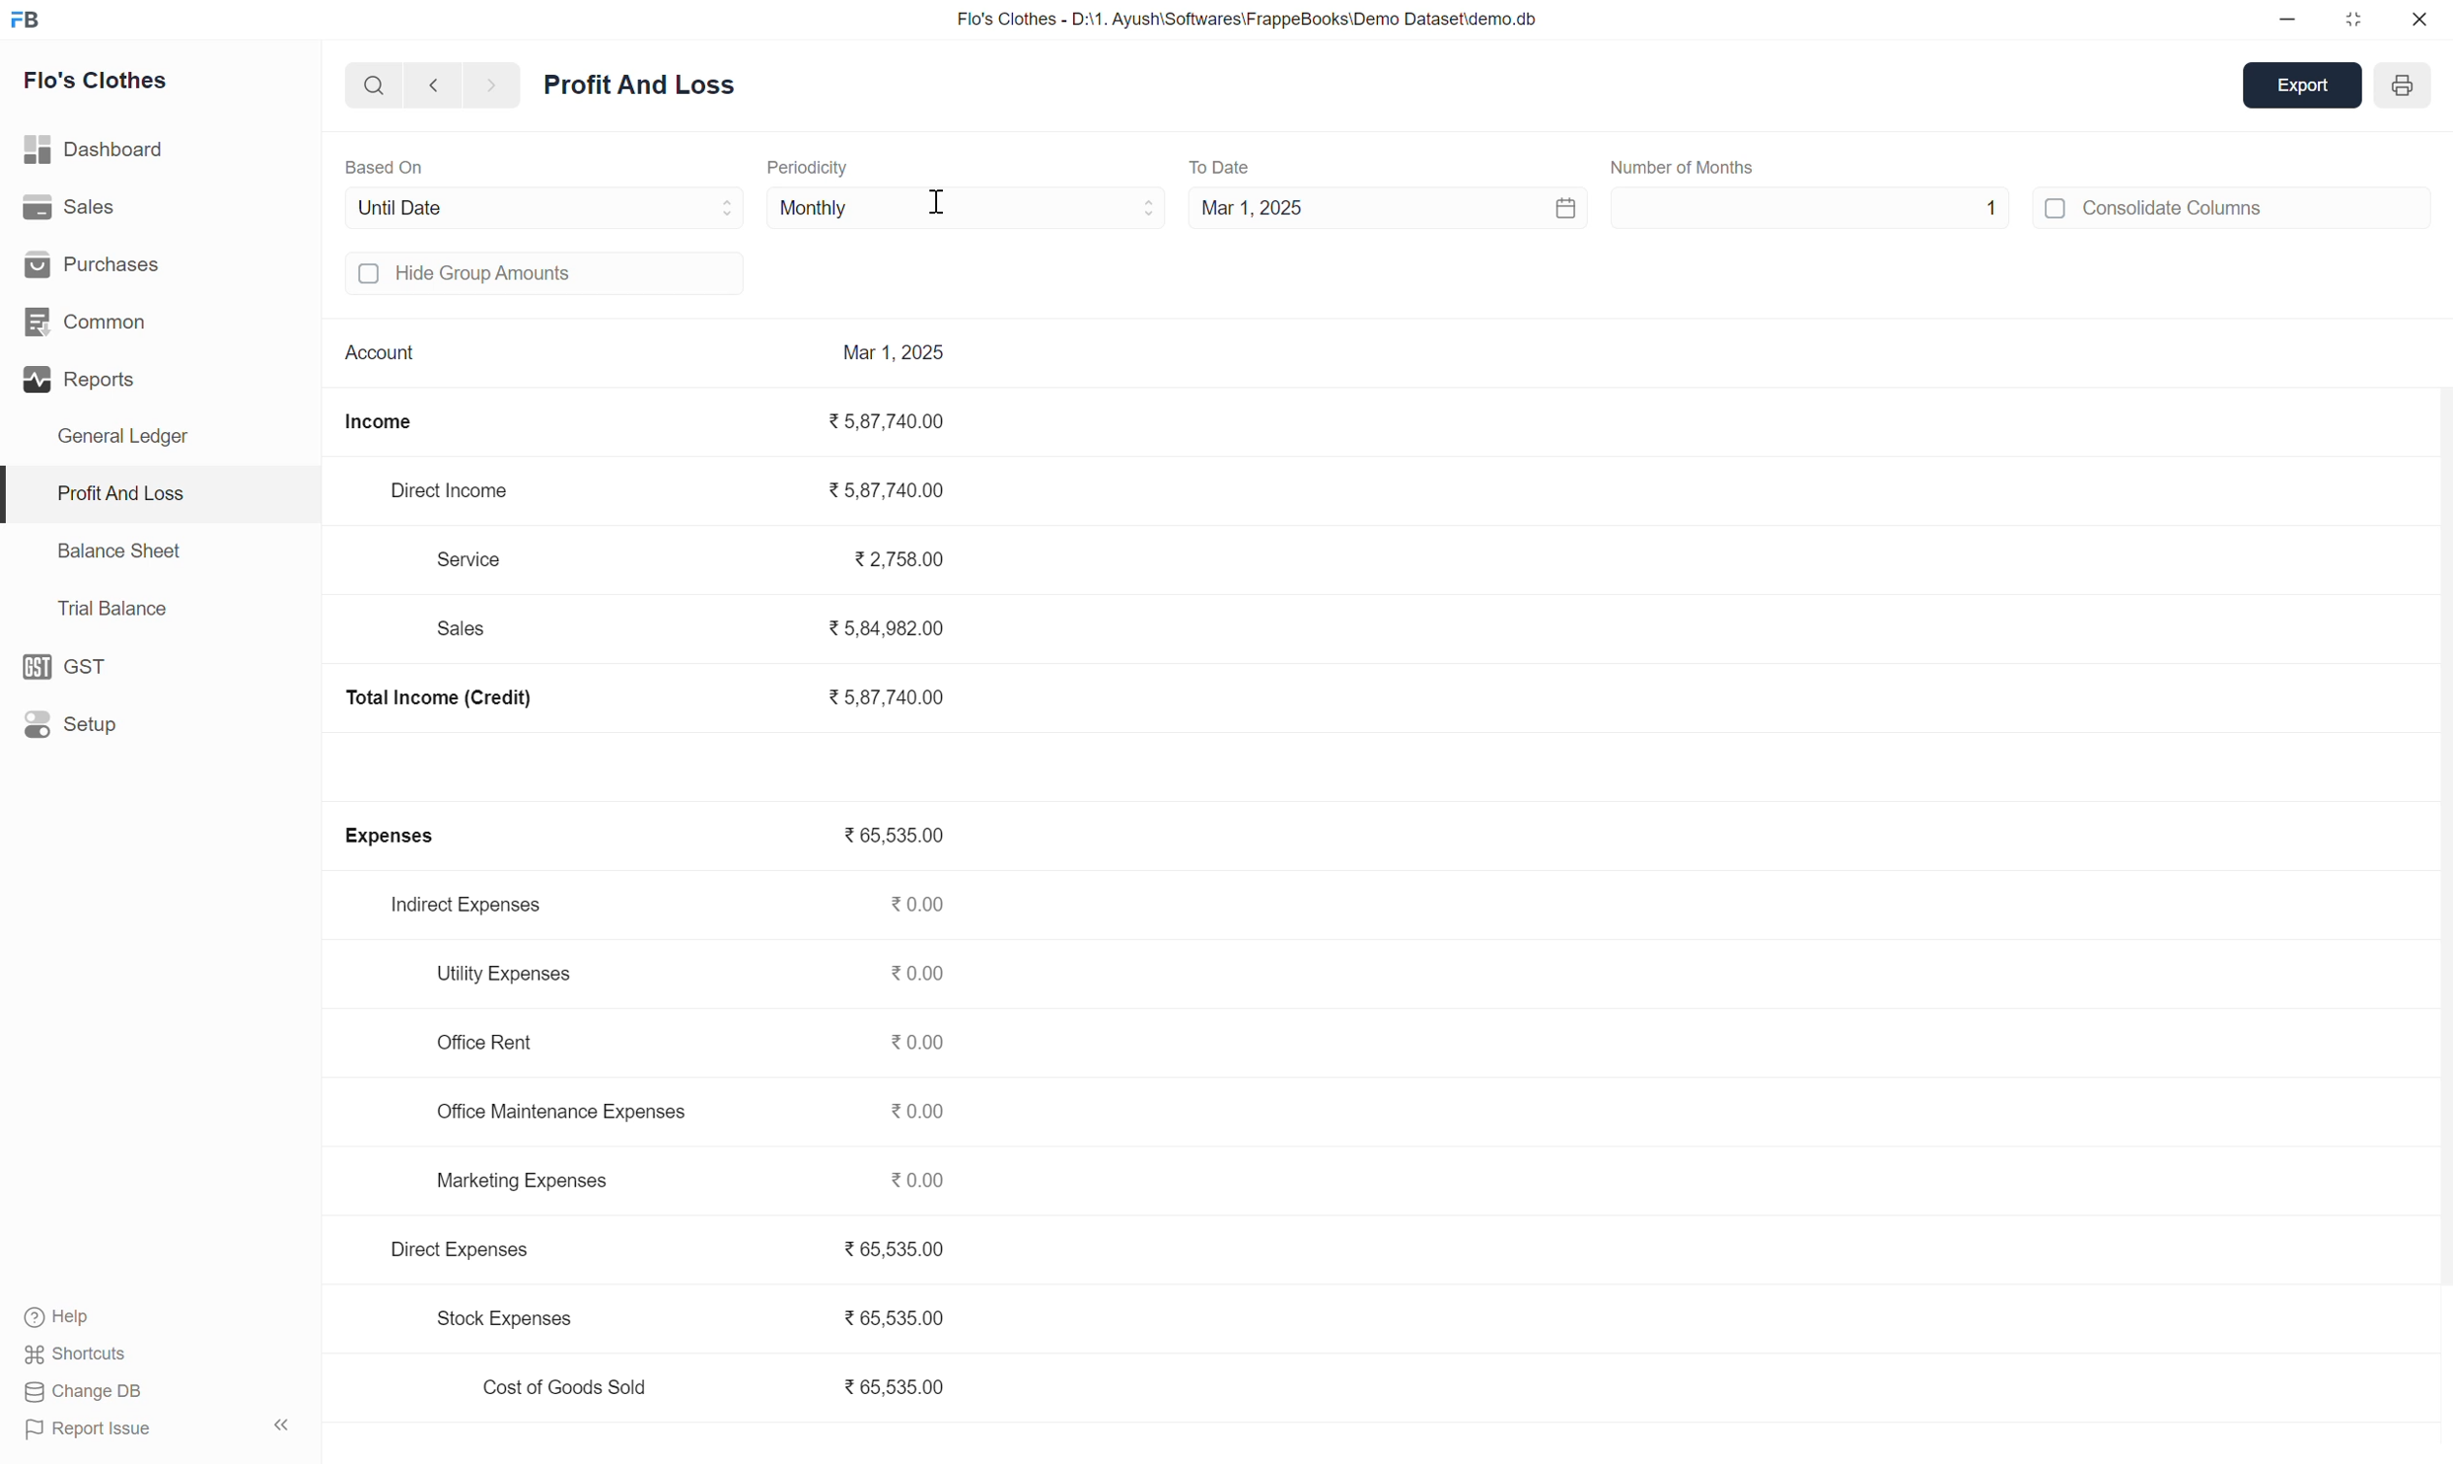  What do you see at coordinates (647, 91) in the screenshot?
I see `Profit and Loss` at bounding box center [647, 91].